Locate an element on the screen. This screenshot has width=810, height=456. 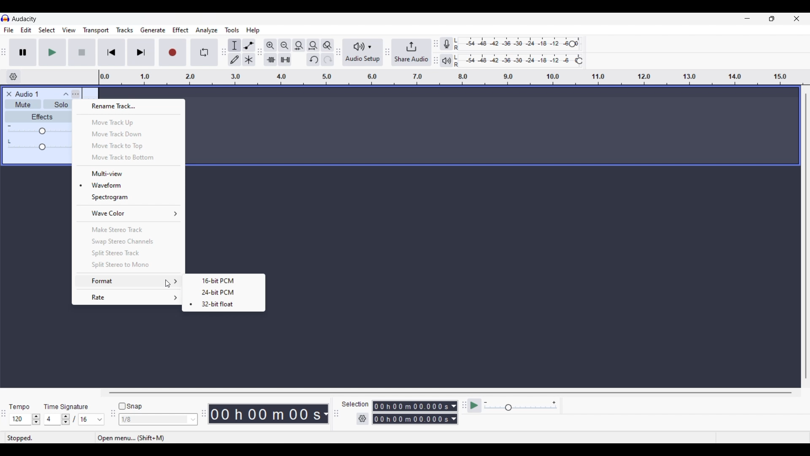
Increase/Decrease time signature is located at coordinates (66, 419).